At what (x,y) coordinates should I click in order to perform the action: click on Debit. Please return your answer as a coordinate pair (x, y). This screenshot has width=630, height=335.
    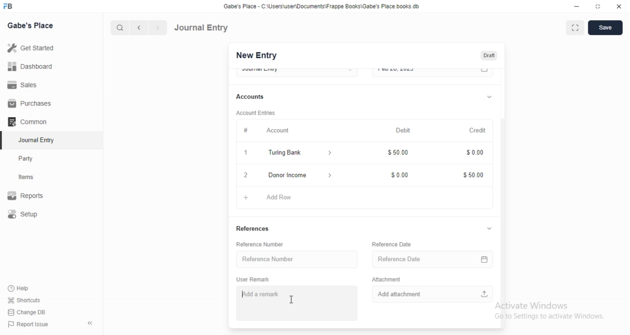
    Looking at the image, I should click on (404, 131).